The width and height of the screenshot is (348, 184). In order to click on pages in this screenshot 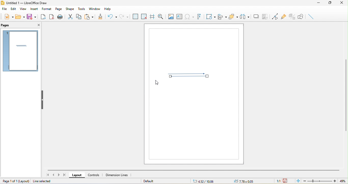, I will do `click(20, 51)`.